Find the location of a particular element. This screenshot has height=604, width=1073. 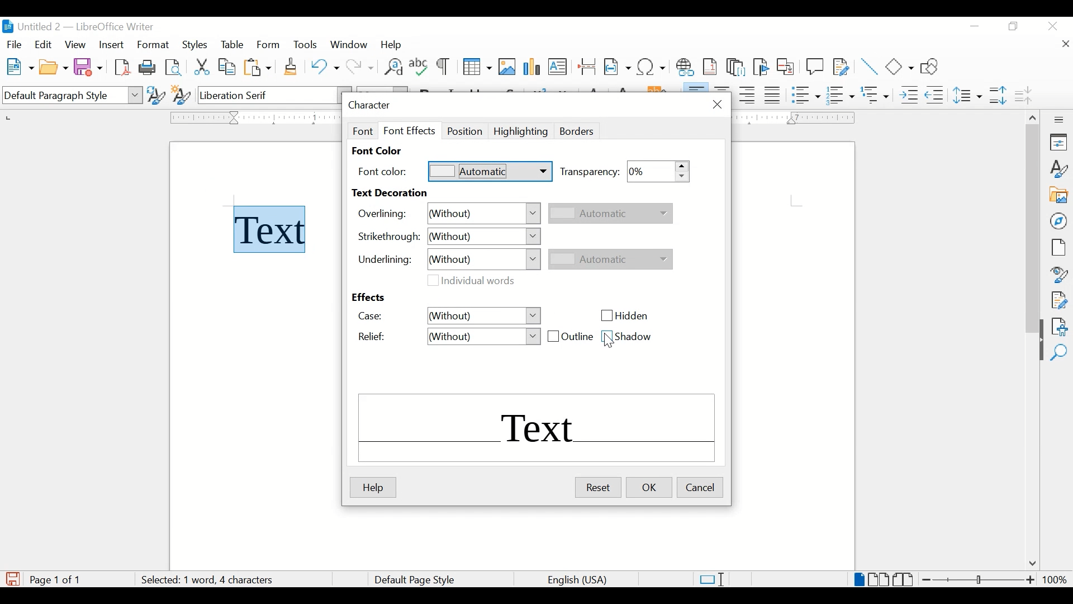

without dropdown is located at coordinates (483, 236).